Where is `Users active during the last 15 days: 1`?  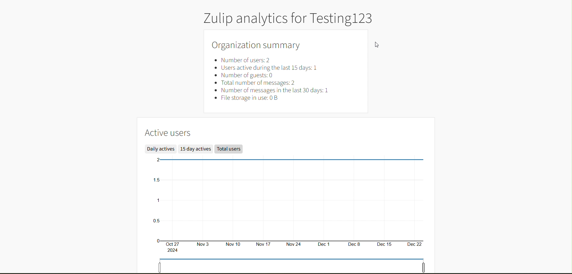 Users active during the last 15 days: 1 is located at coordinates (269, 68).